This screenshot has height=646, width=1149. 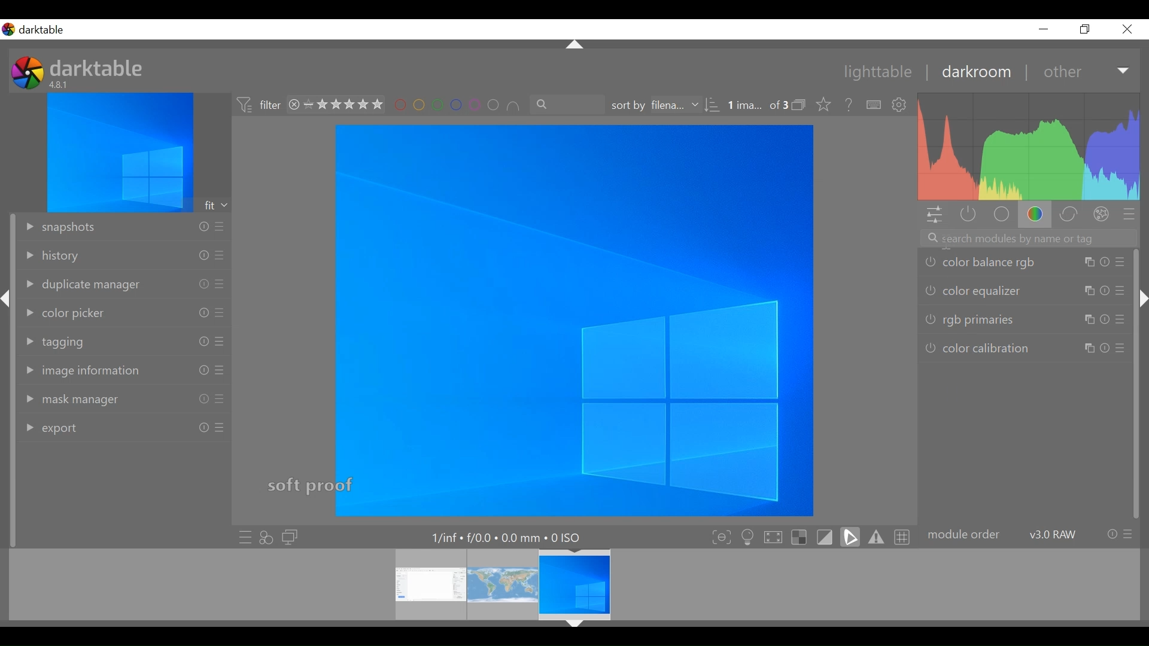 I want to click on presets, so click(x=1129, y=534).